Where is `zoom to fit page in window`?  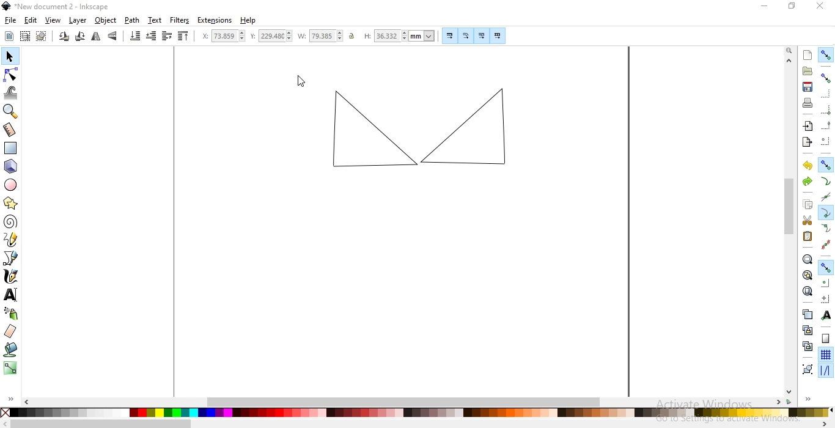 zoom to fit page in window is located at coordinates (807, 290).